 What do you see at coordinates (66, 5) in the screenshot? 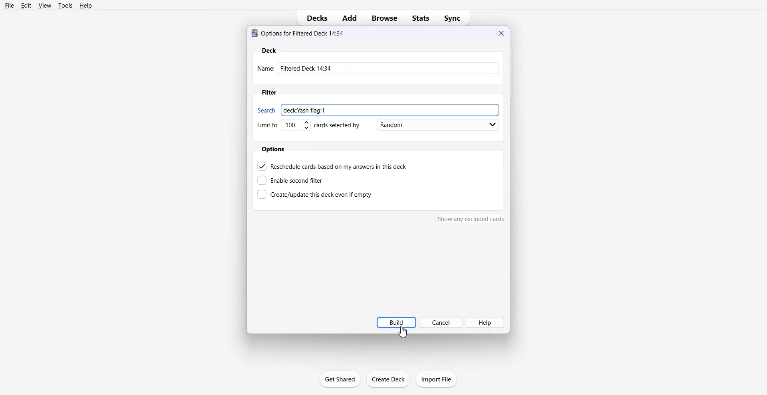
I see `Tools` at bounding box center [66, 5].